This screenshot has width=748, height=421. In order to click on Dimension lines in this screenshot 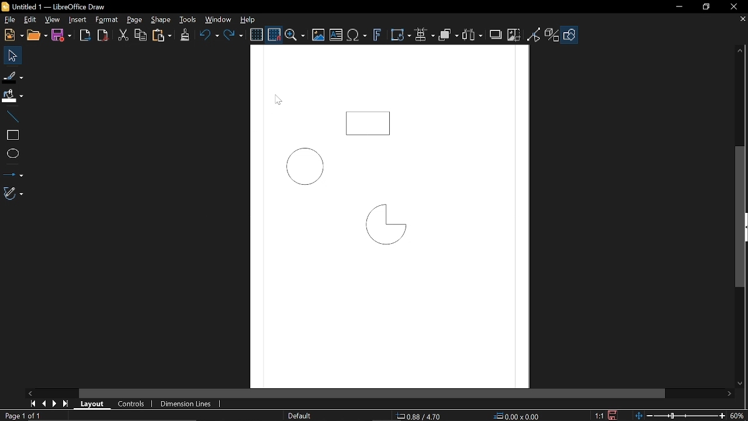, I will do `click(186, 404)`.